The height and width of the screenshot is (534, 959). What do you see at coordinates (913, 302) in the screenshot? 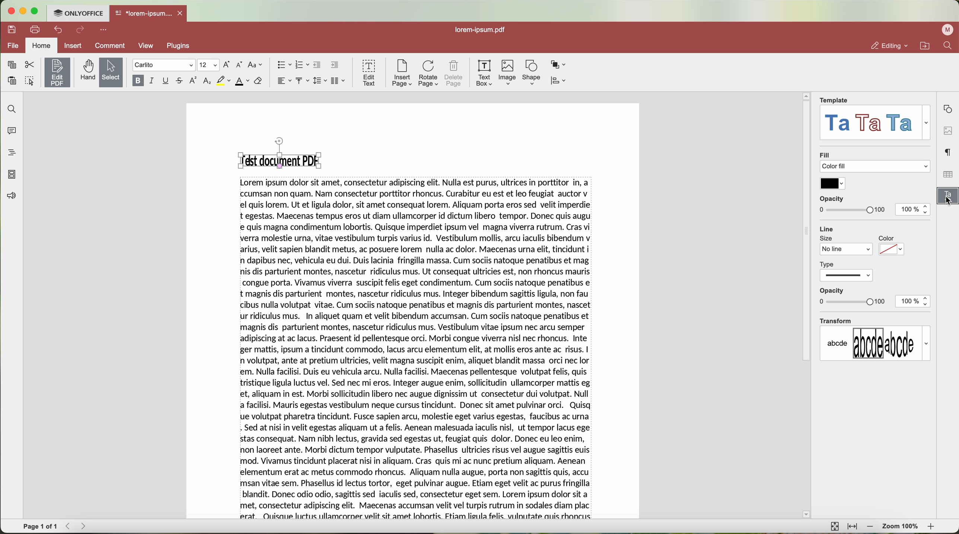
I see `100%` at bounding box center [913, 302].